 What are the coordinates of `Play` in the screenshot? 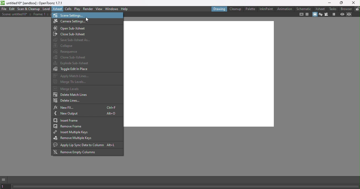 It's located at (77, 9).